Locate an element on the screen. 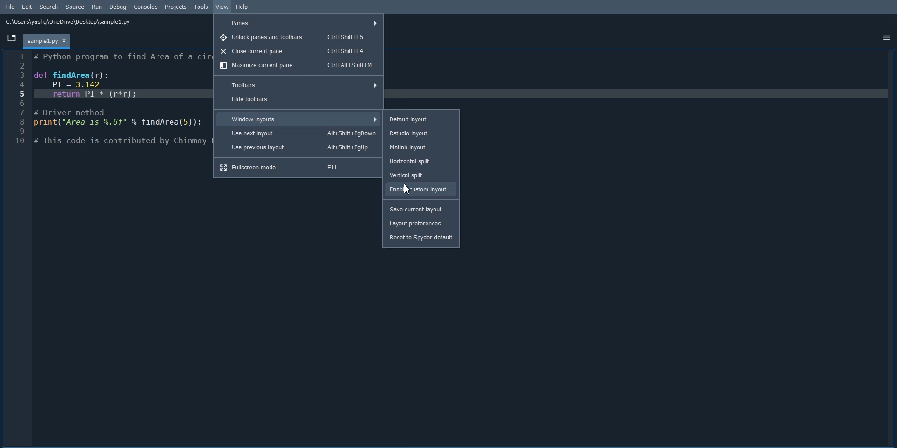 The width and height of the screenshot is (897, 448). Search is located at coordinates (49, 7).